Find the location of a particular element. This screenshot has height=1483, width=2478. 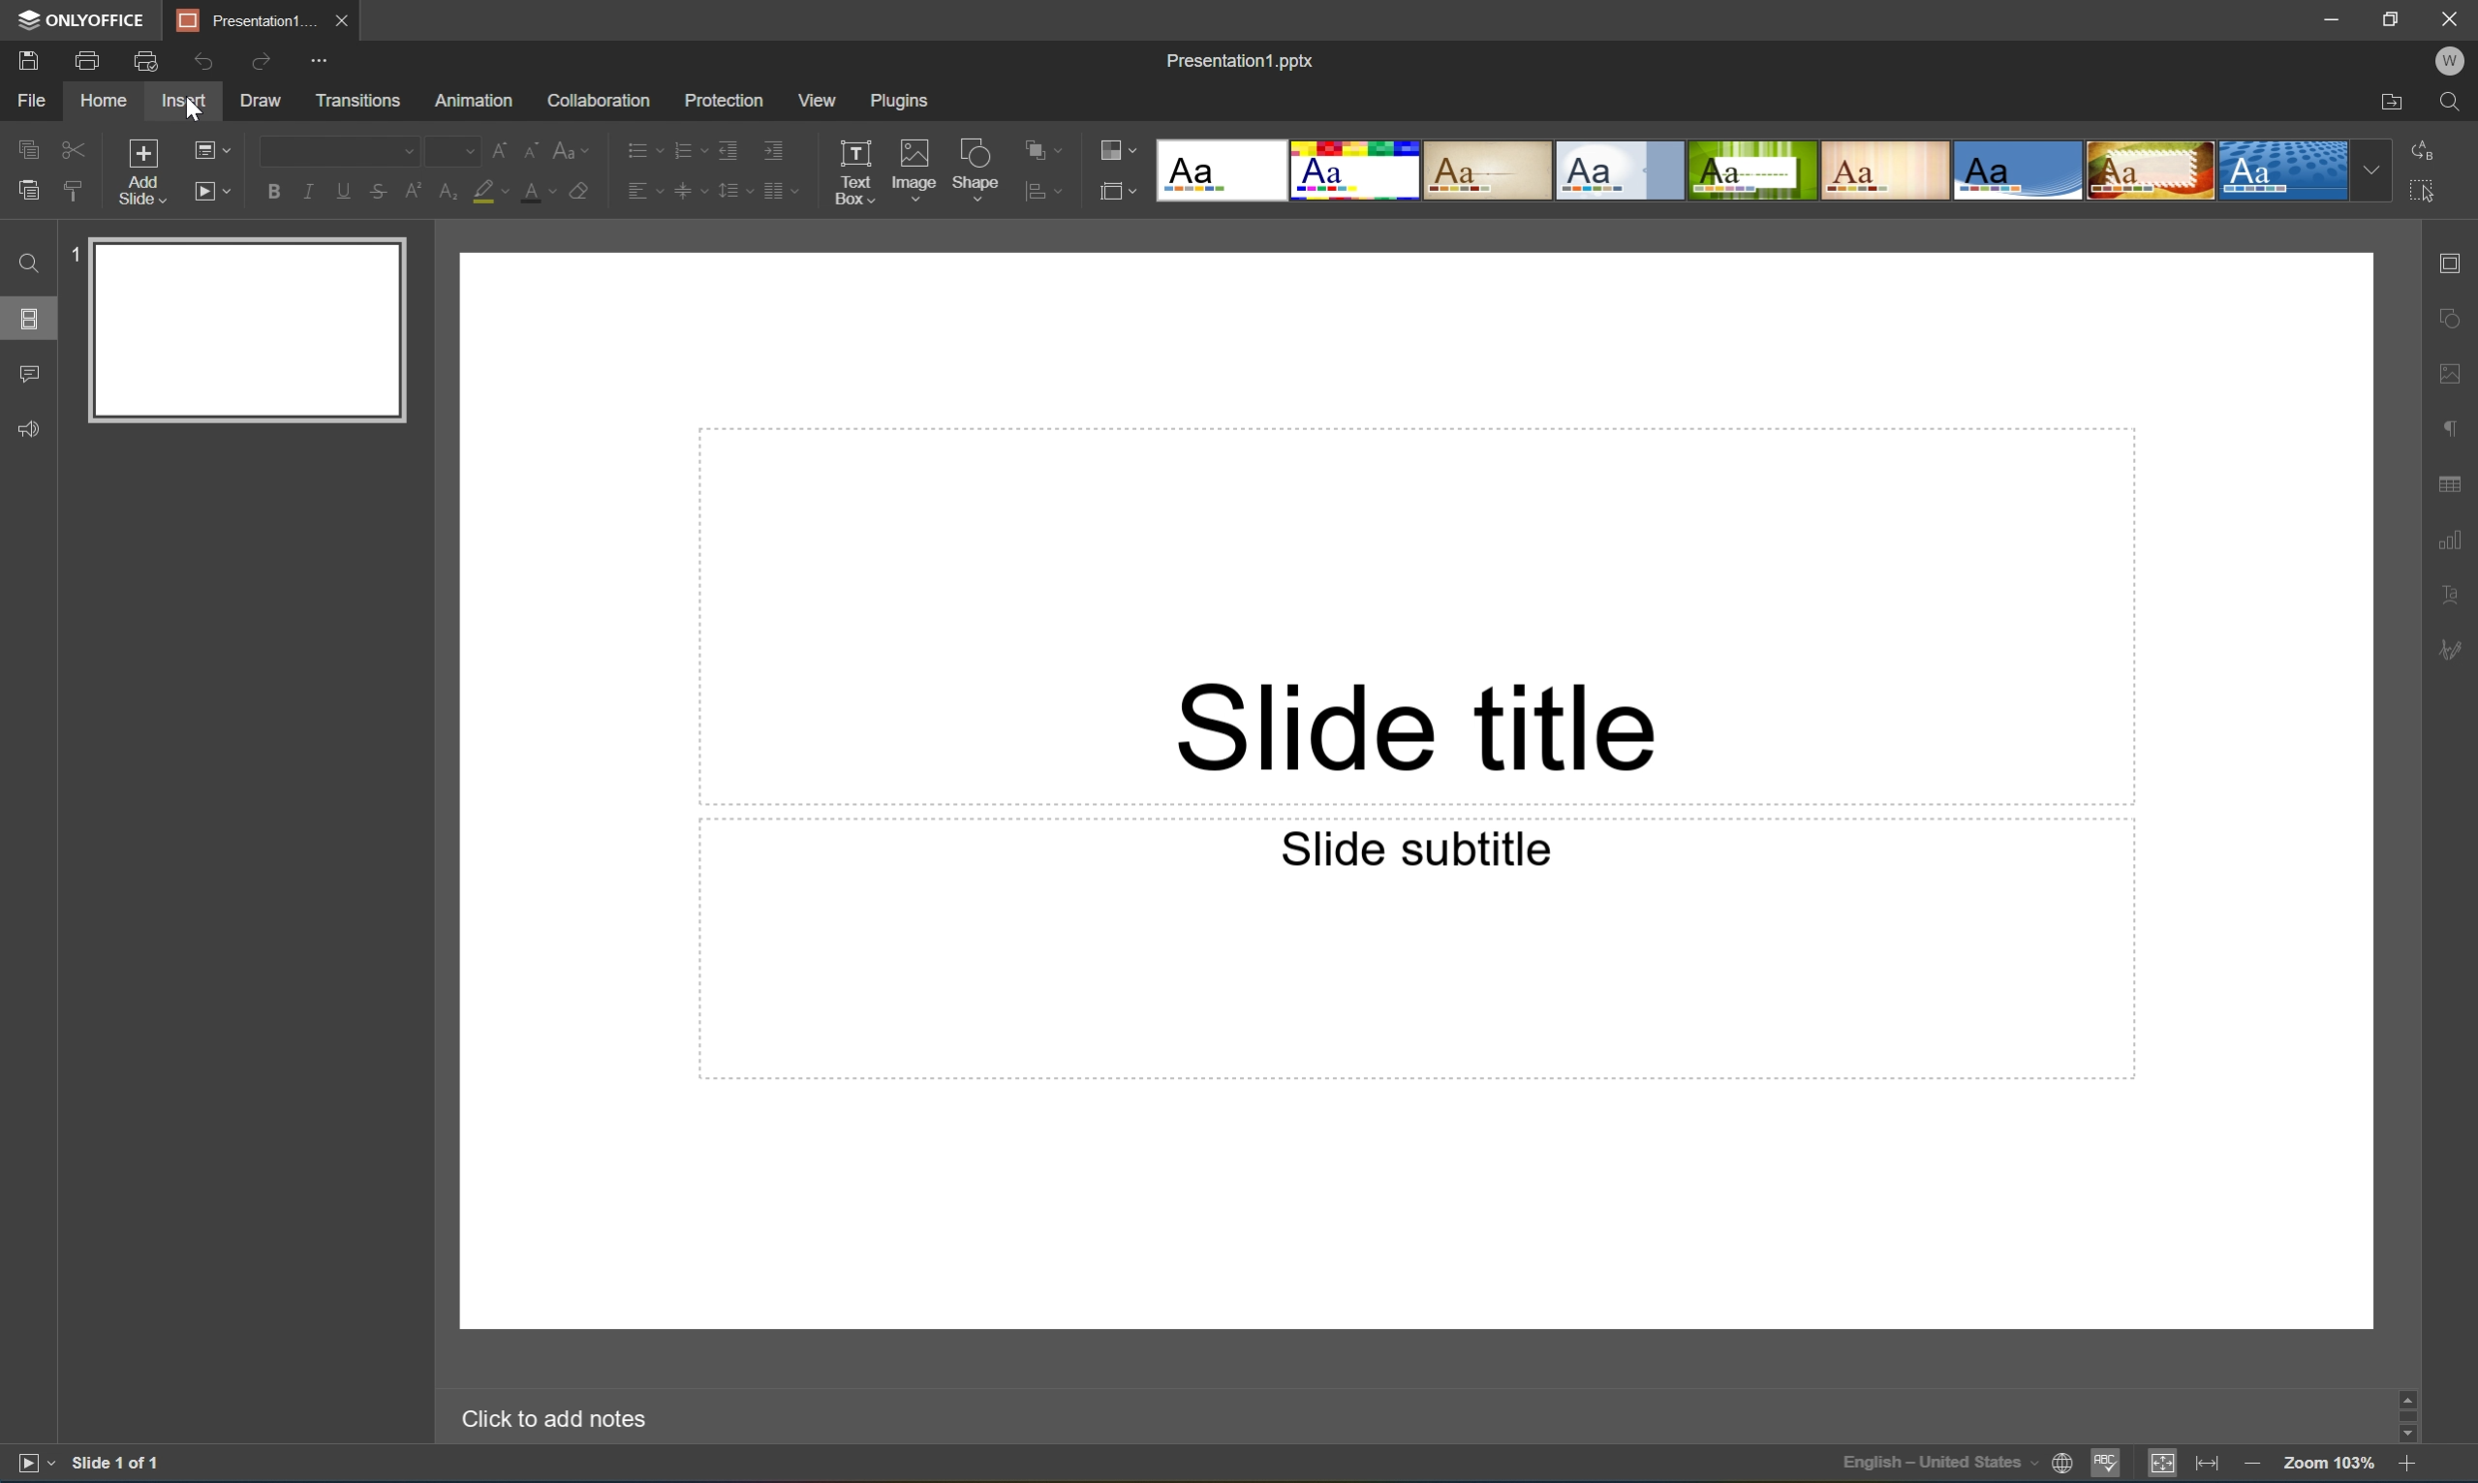

Find is located at coordinates (28, 264).